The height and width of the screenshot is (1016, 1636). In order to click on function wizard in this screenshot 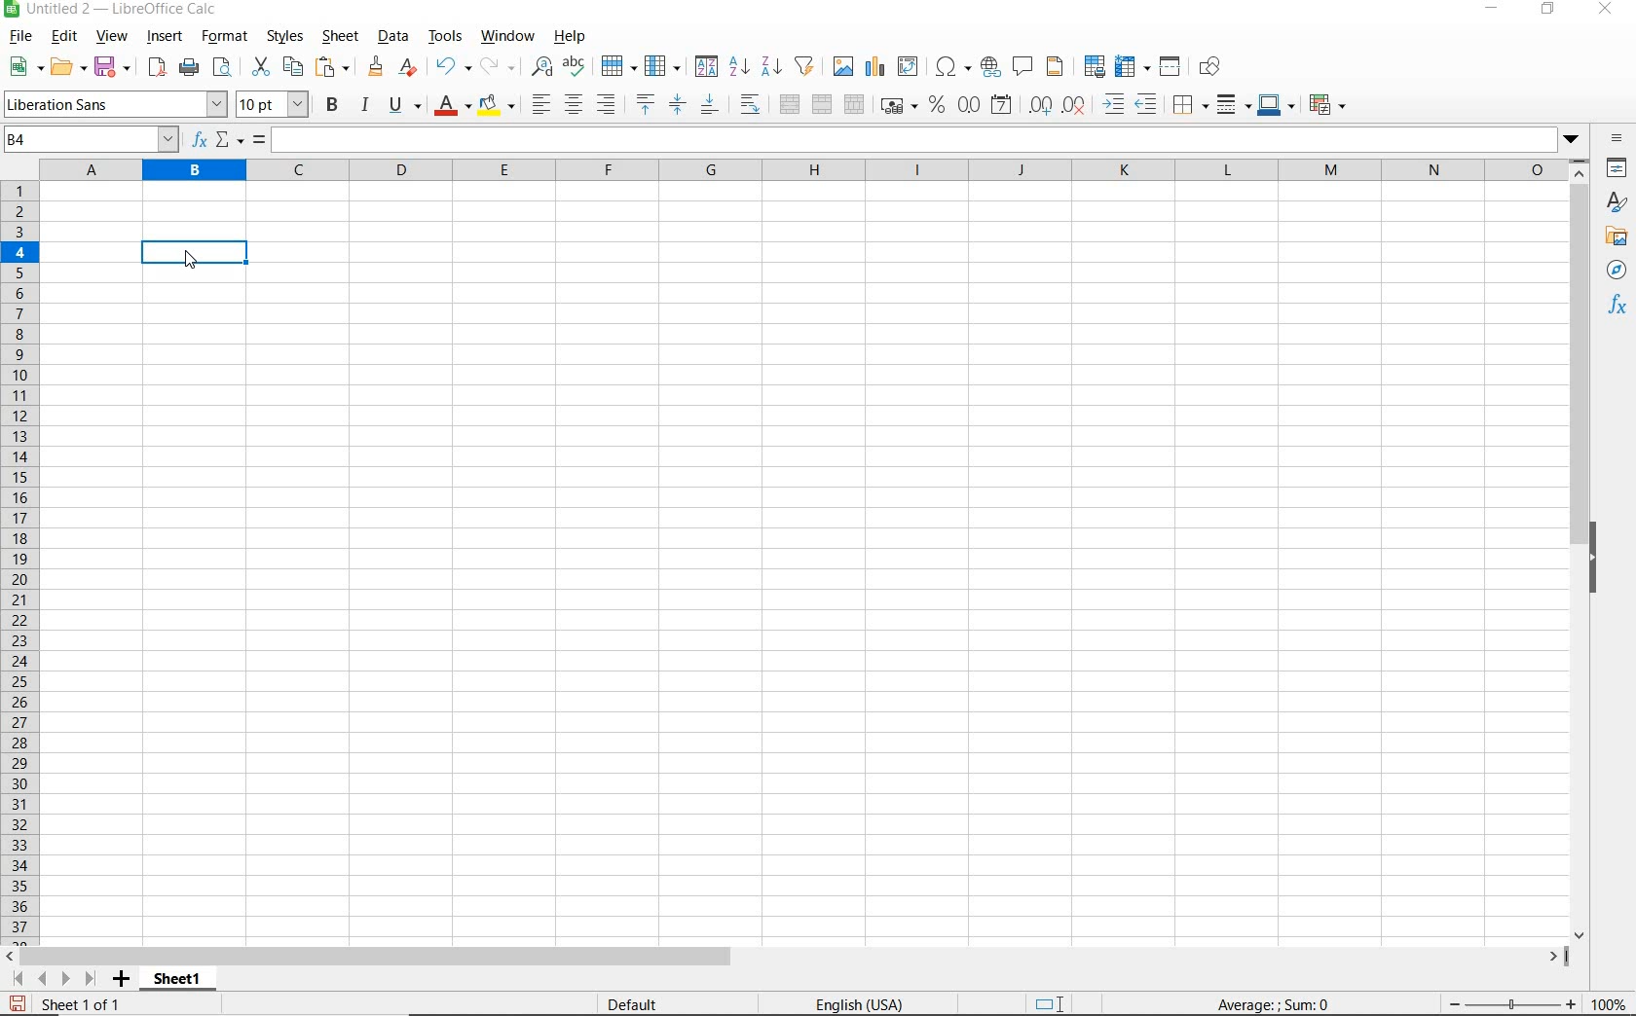, I will do `click(199, 140)`.